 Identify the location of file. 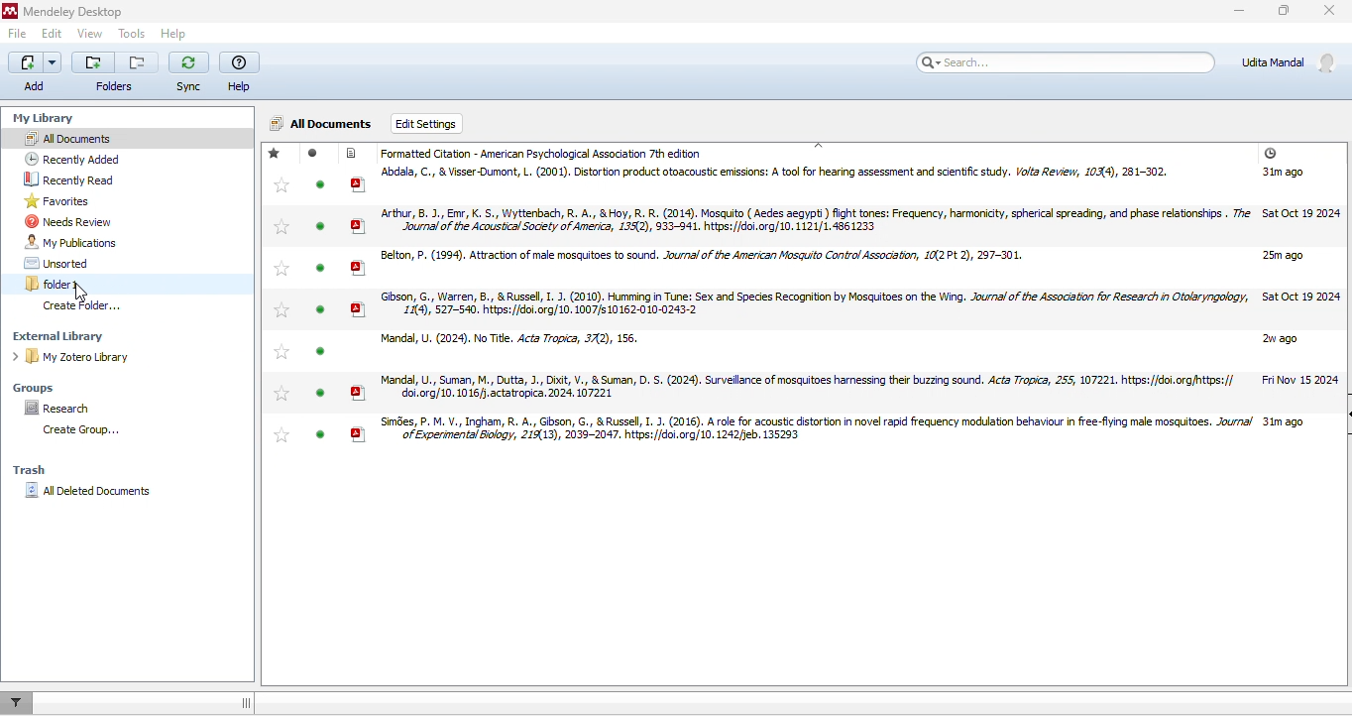
(17, 34).